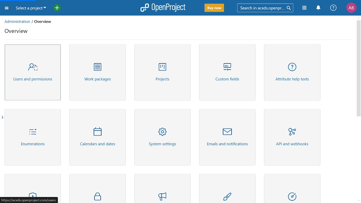 The height and width of the screenshot is (203, 361). I want to click on current account "AB", so click(351, 8).